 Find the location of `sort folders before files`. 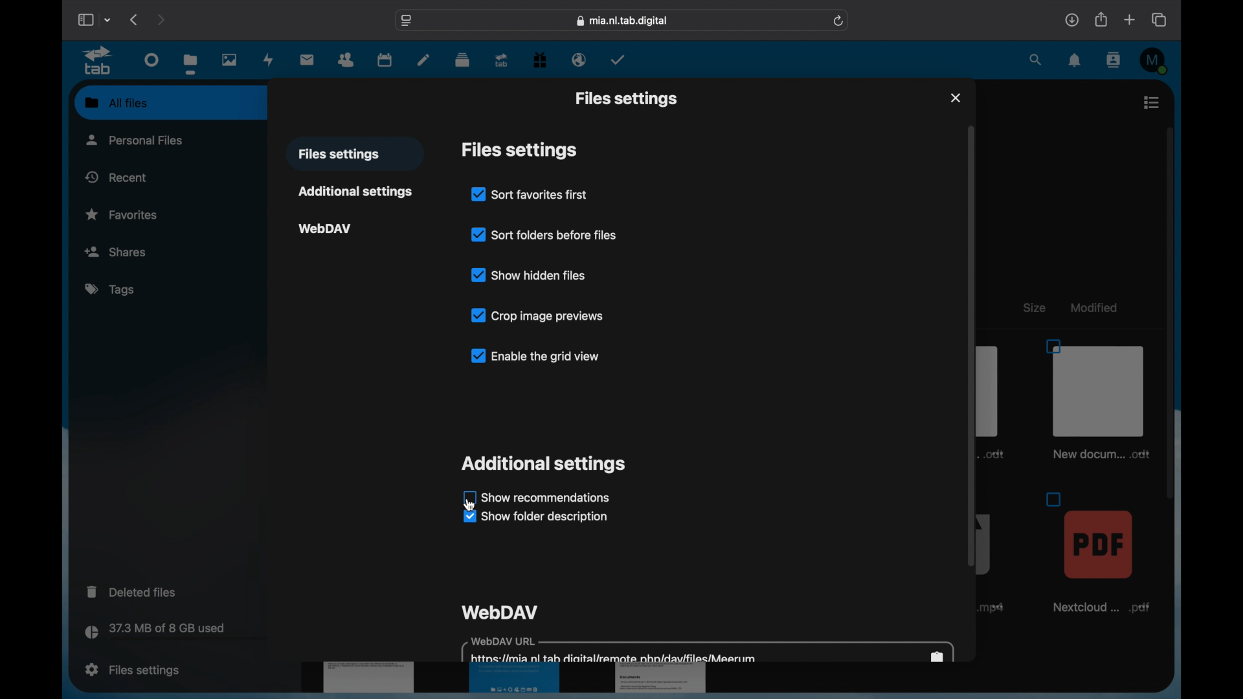

sort folders before files is located at coordinates (544, 233).